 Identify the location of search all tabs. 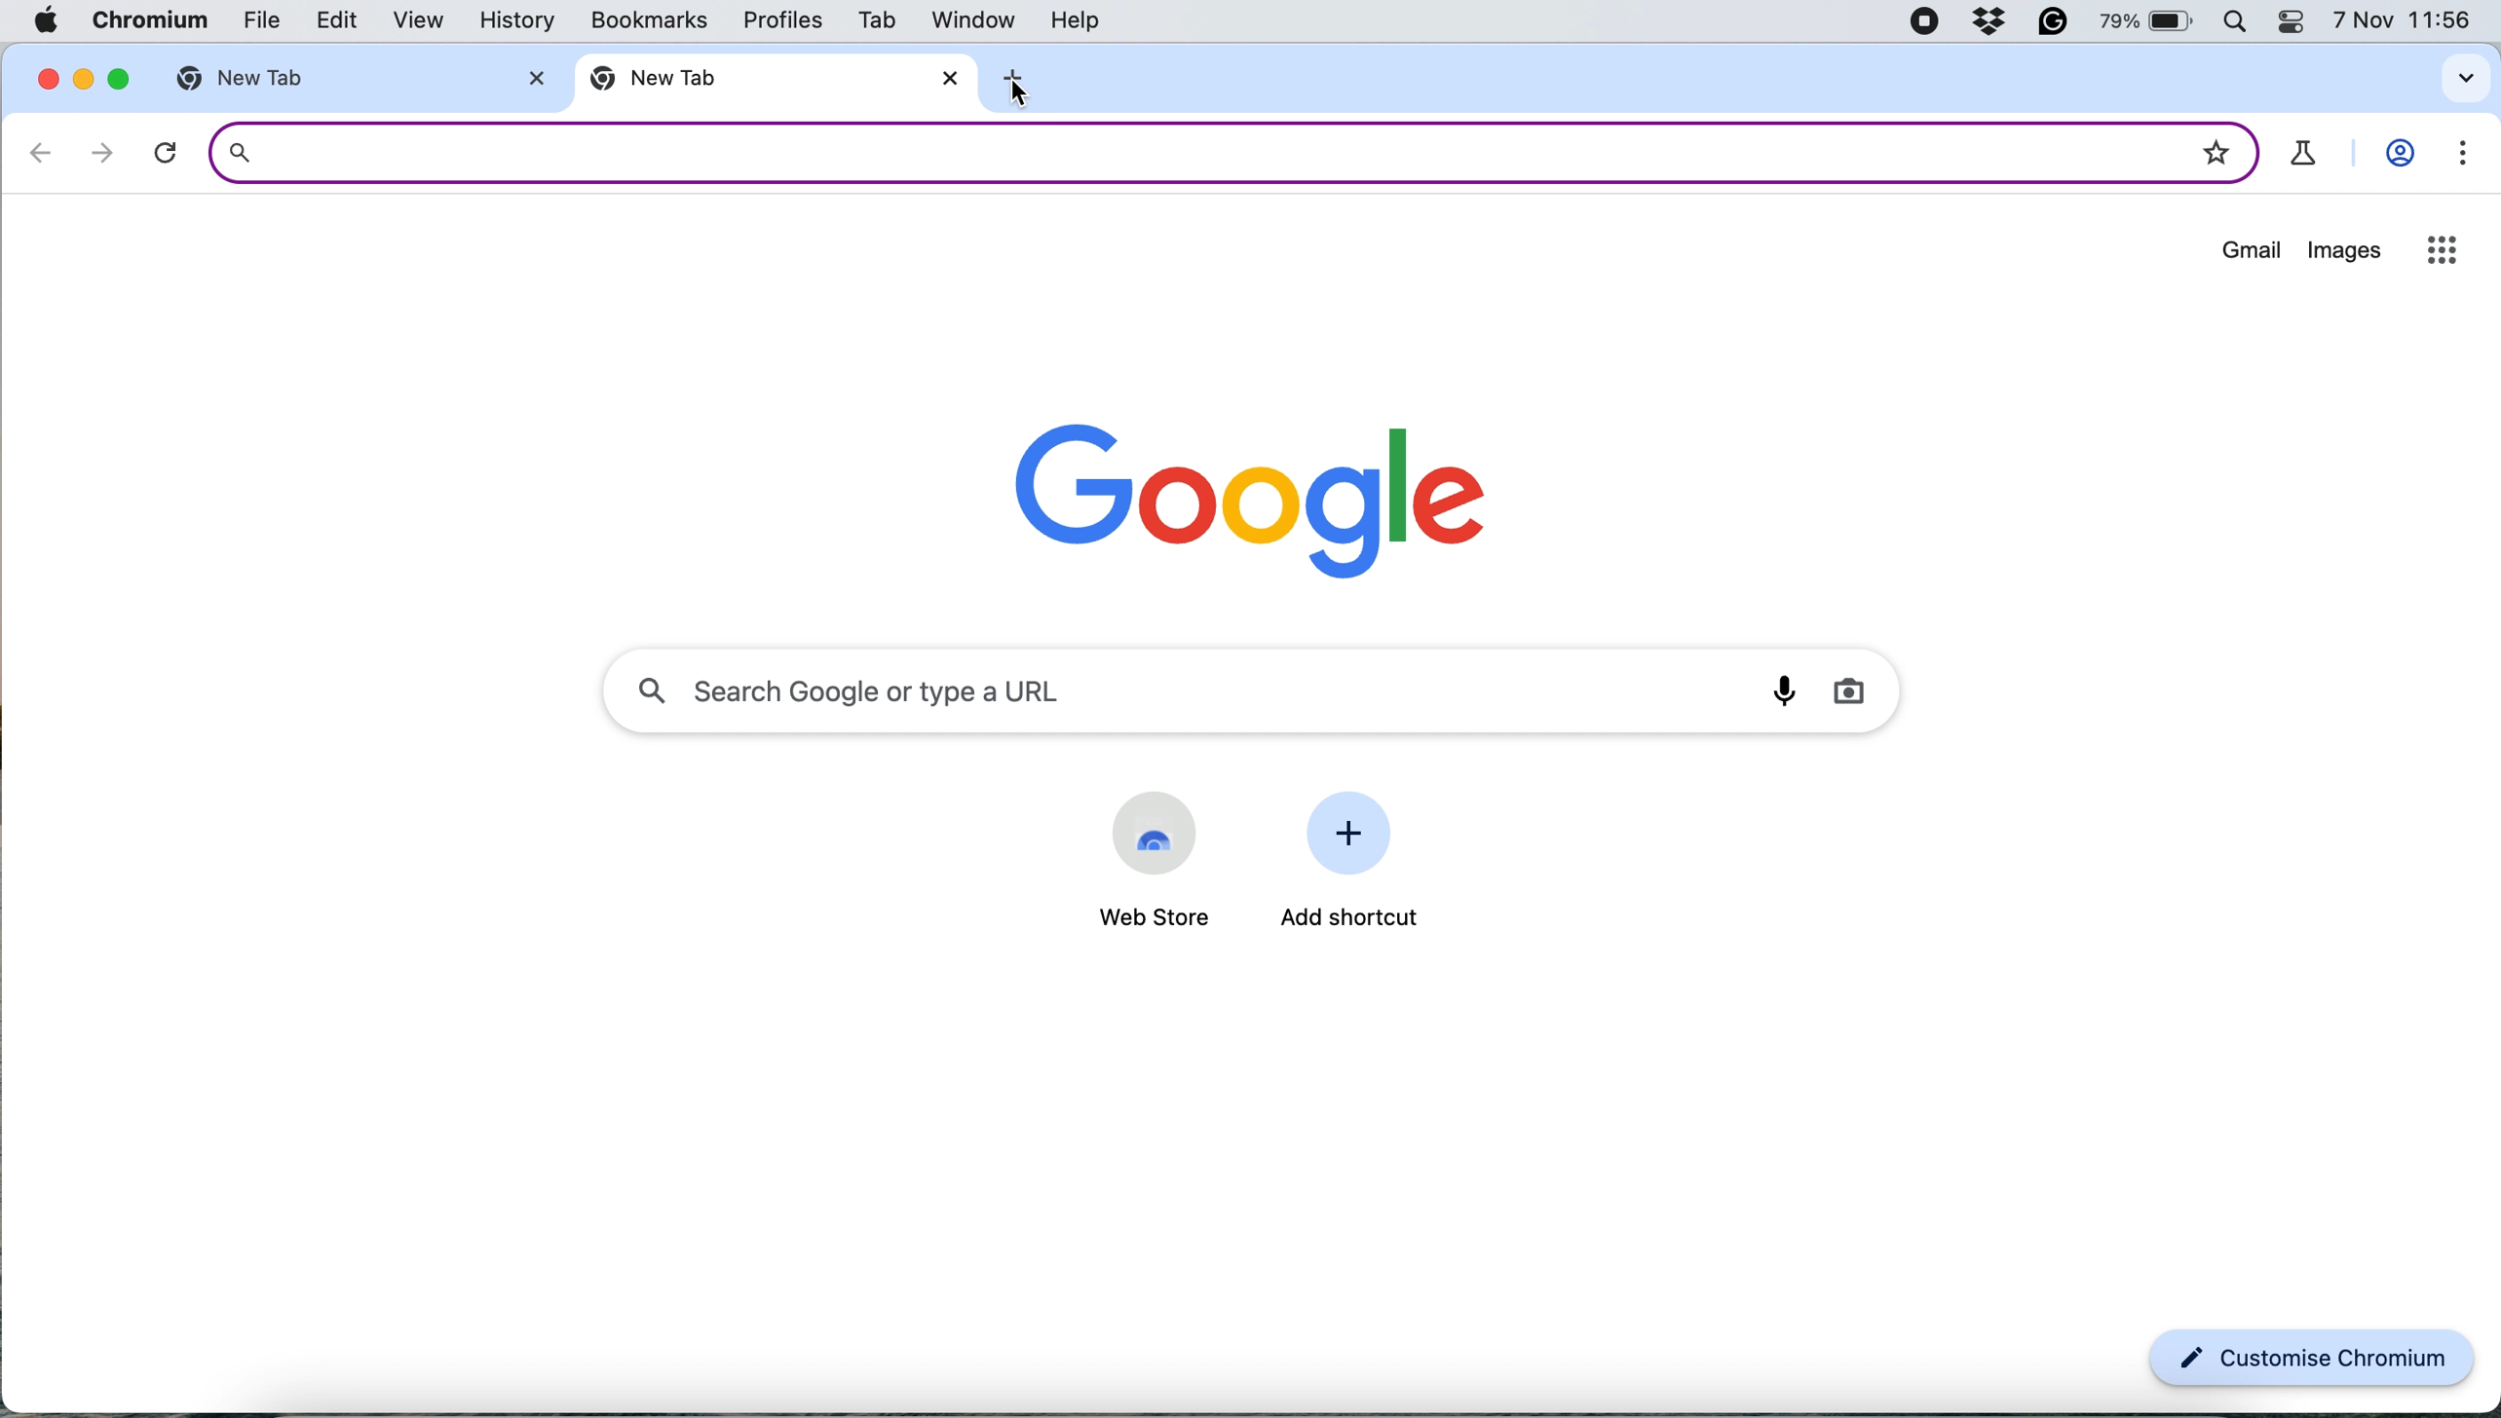
(2466, 78).